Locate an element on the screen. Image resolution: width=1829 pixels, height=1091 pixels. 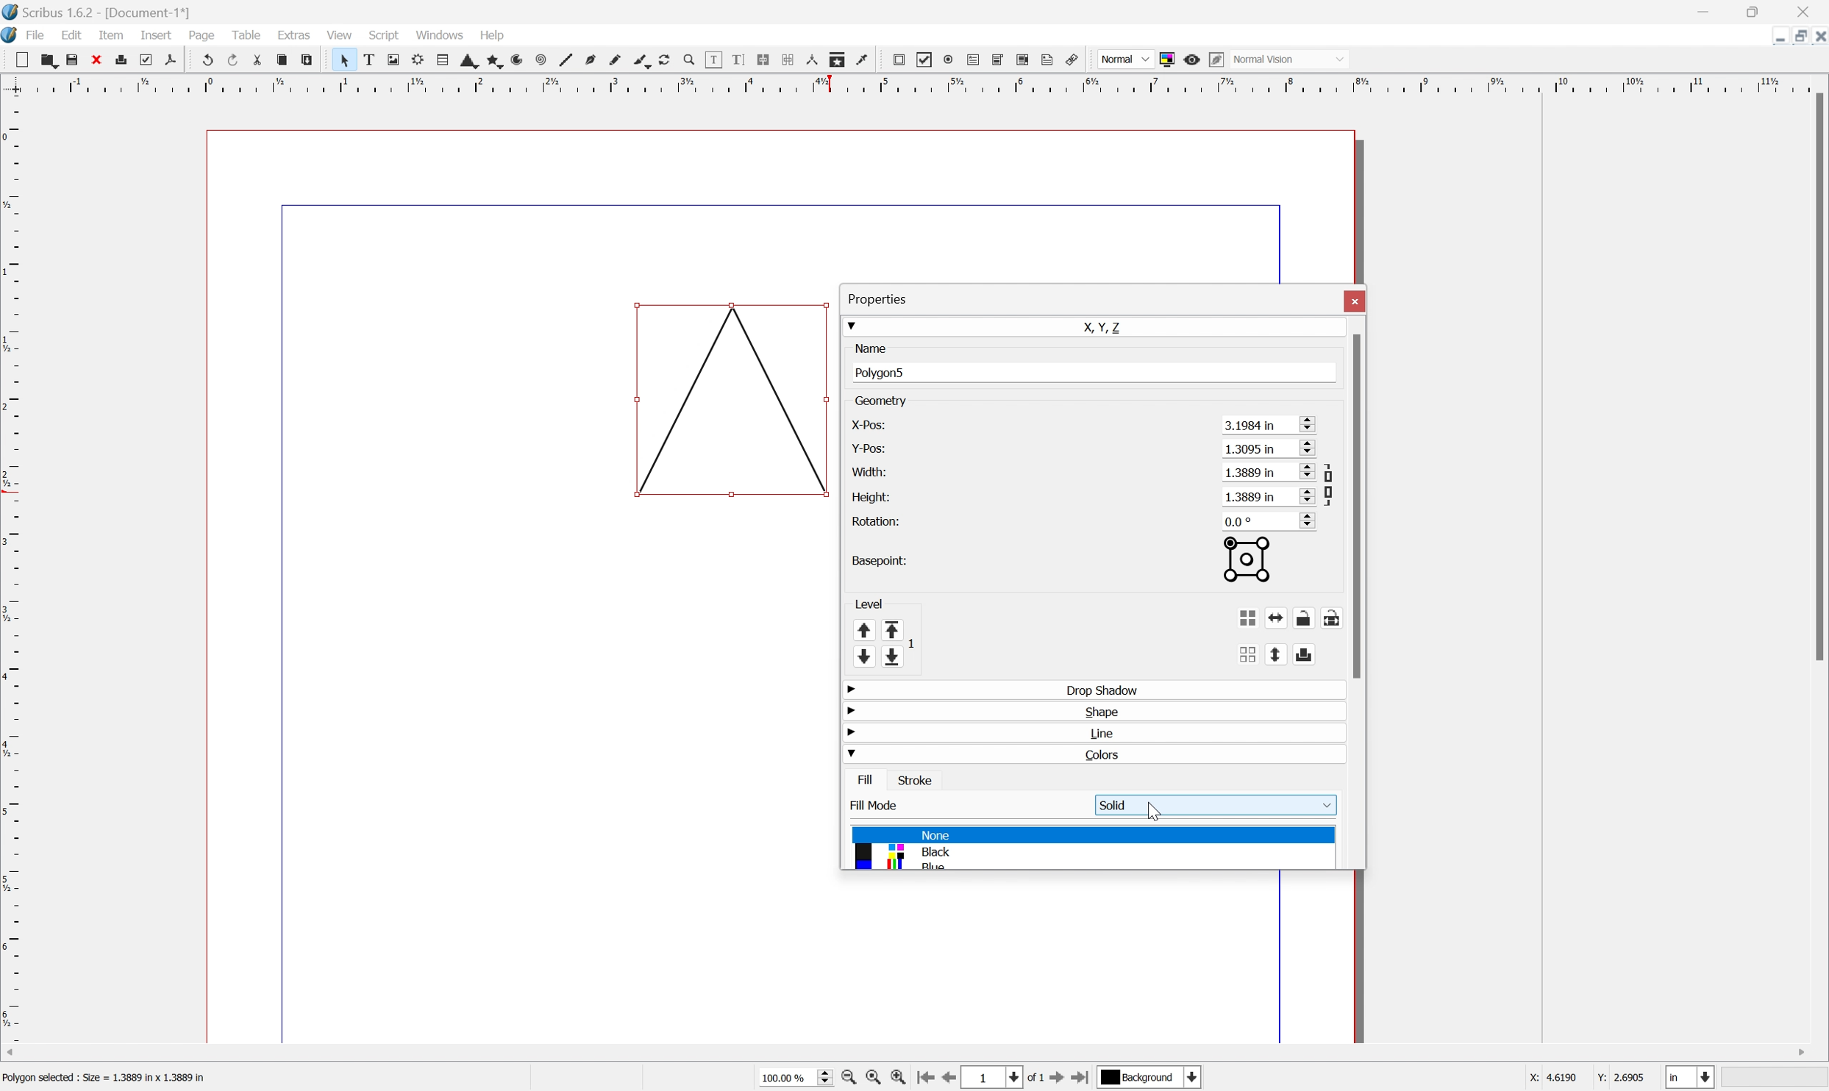
Lock or unlock the size of the object is located at coordinates (1351, 615).